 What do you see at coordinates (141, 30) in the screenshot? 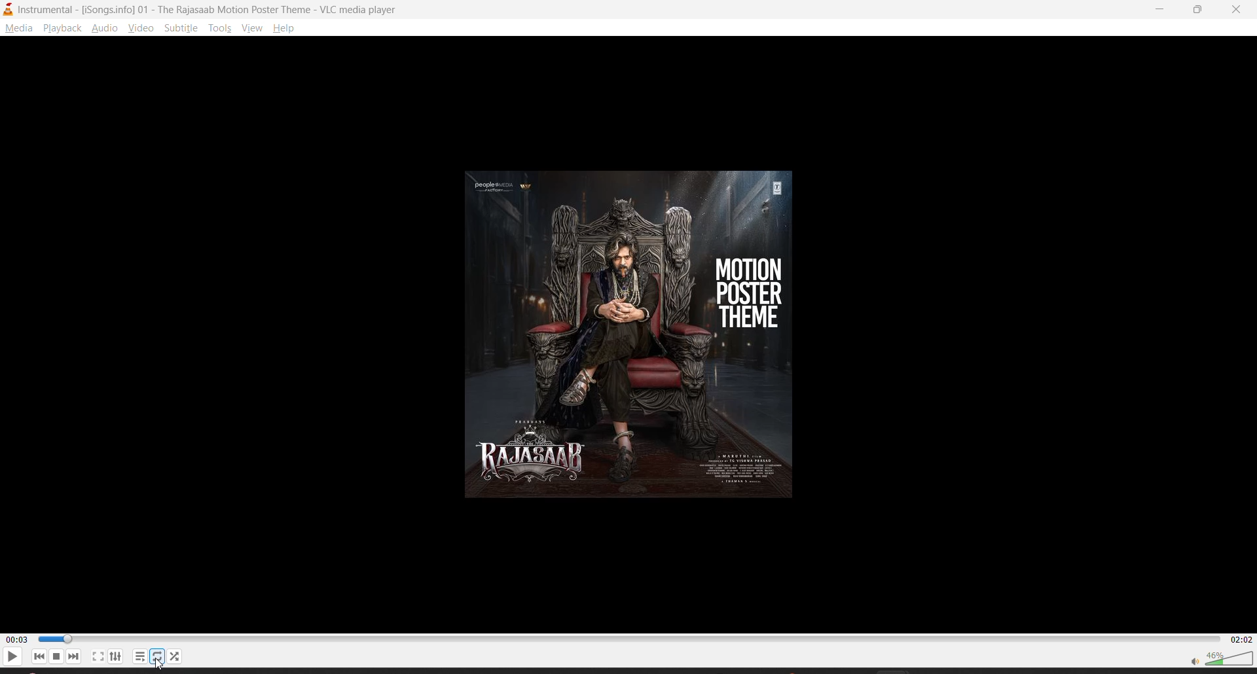
I see `video` at bounding box center [141, 30].